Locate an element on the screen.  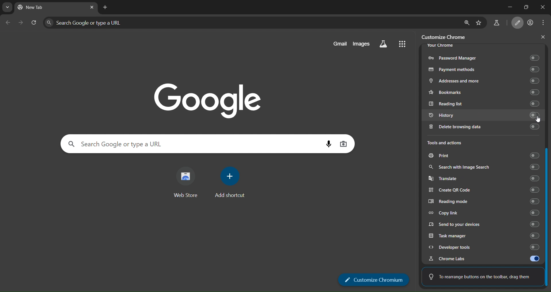
customize chromium is located at coordinates (374, 280).